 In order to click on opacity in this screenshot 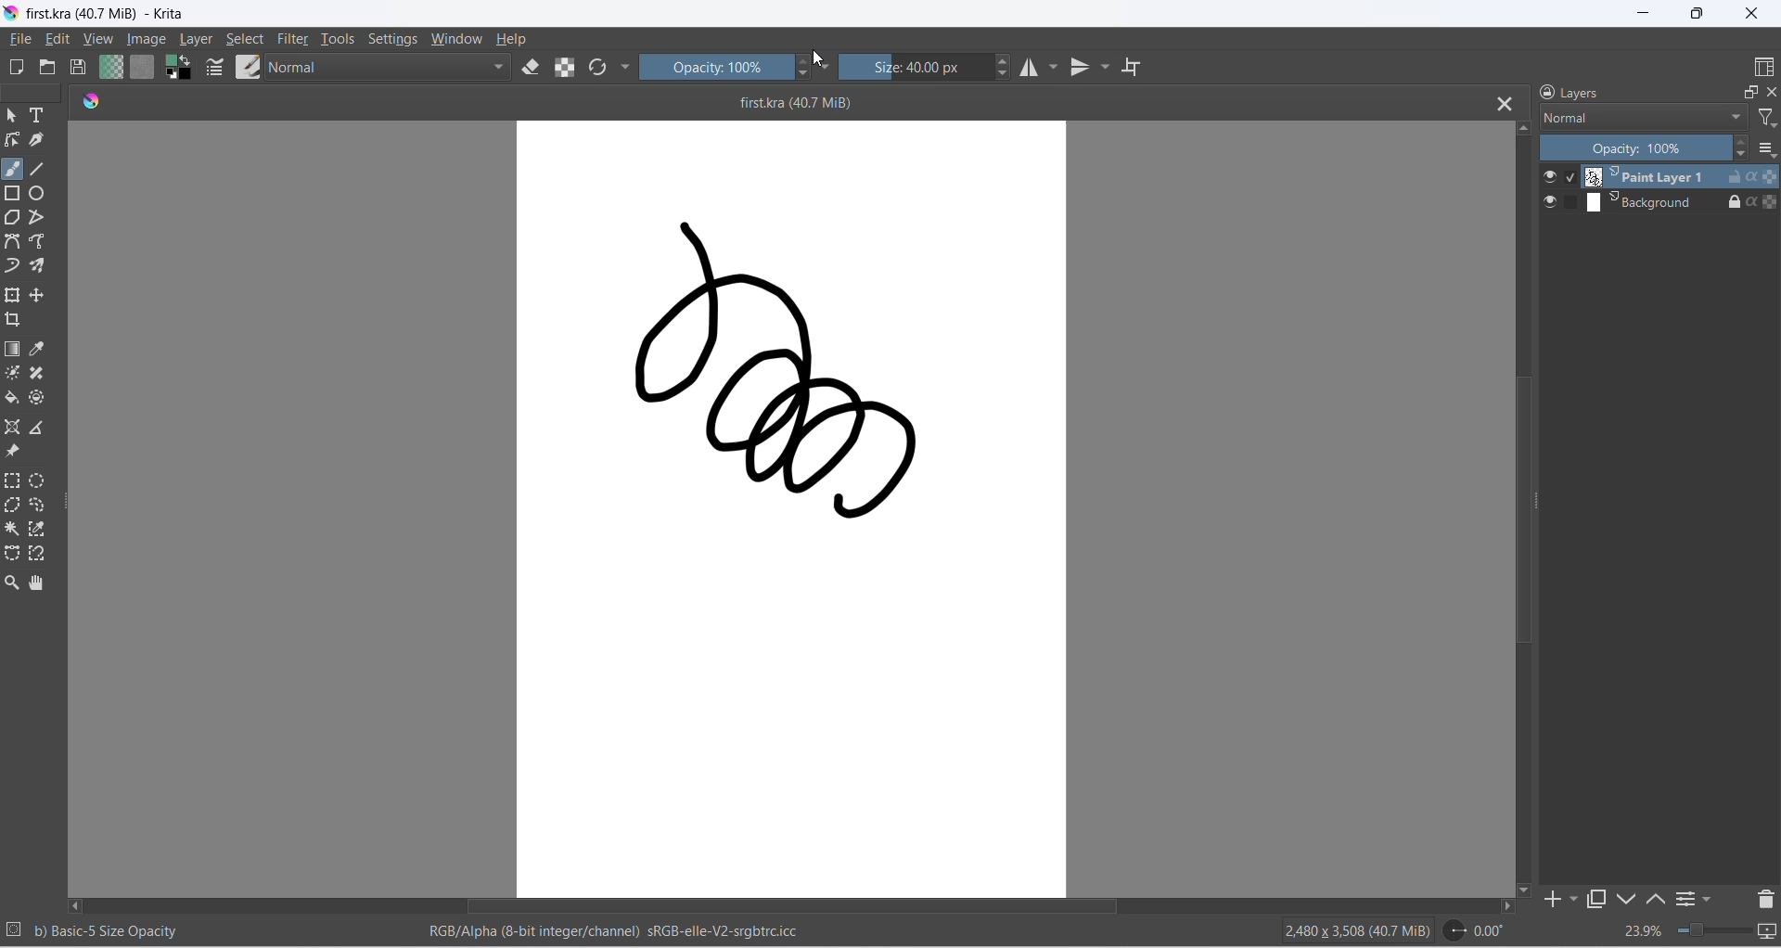, I will do `click(1633, 147)`.